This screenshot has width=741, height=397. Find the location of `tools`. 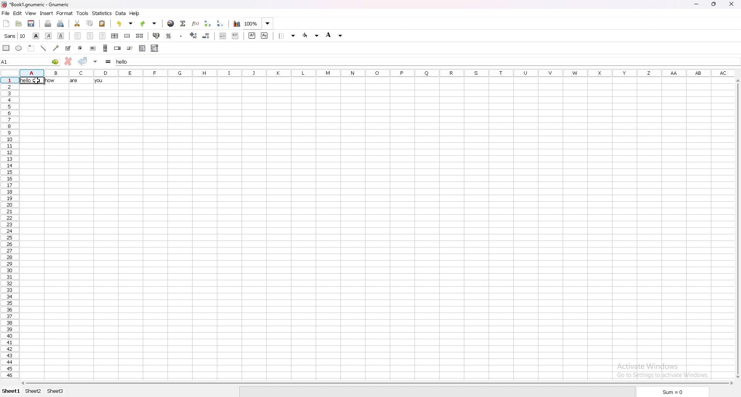

tools is located at coordinates (83, 13).